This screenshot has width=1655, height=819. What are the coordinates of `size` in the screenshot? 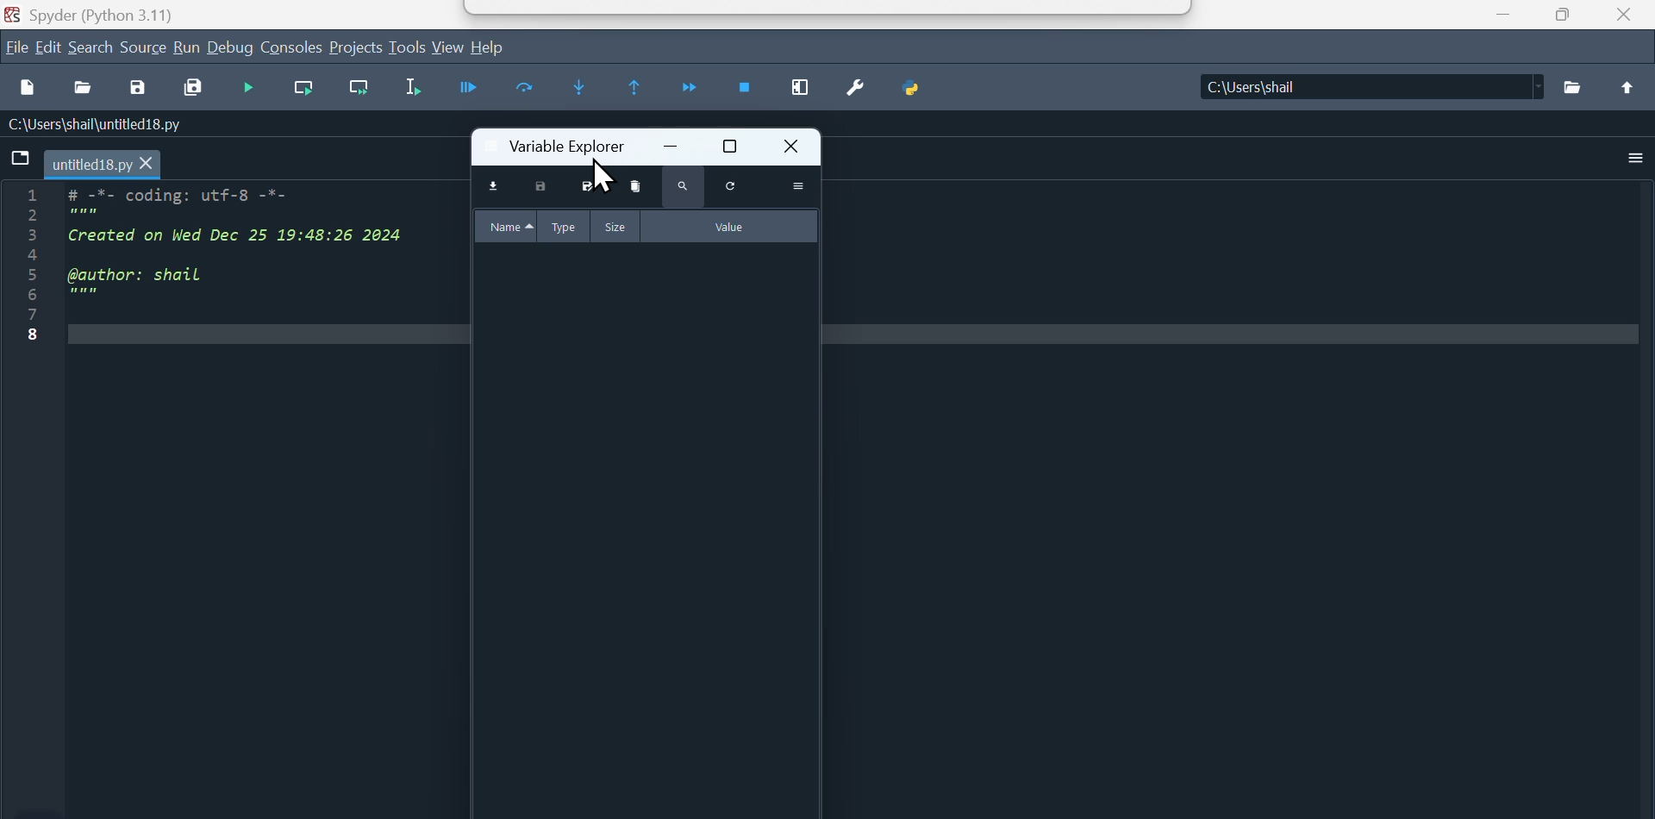 It's located at (620, 228).